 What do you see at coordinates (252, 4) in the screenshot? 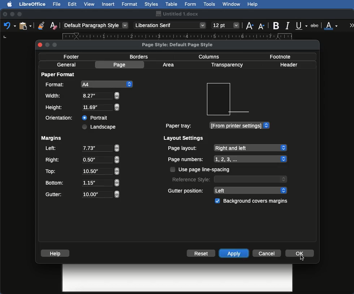
I see `Help` at bounding box center [252, 4].